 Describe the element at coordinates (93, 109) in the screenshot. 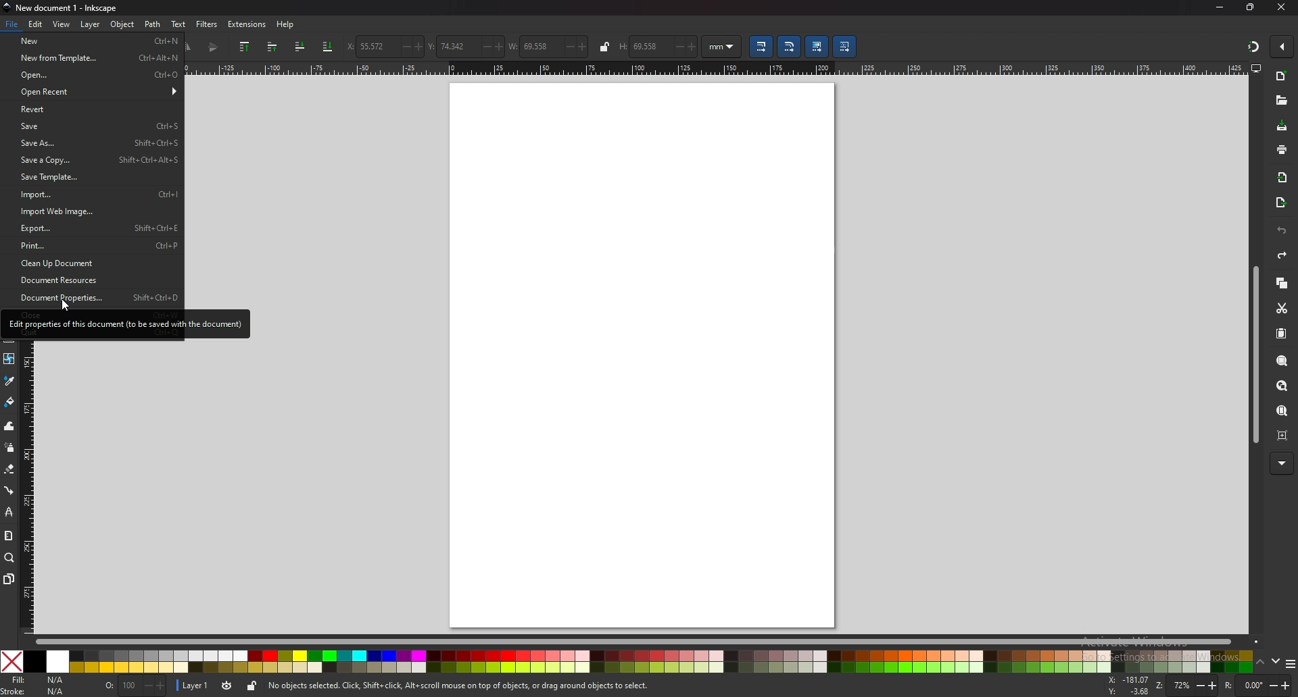

I see `revert` at that location.